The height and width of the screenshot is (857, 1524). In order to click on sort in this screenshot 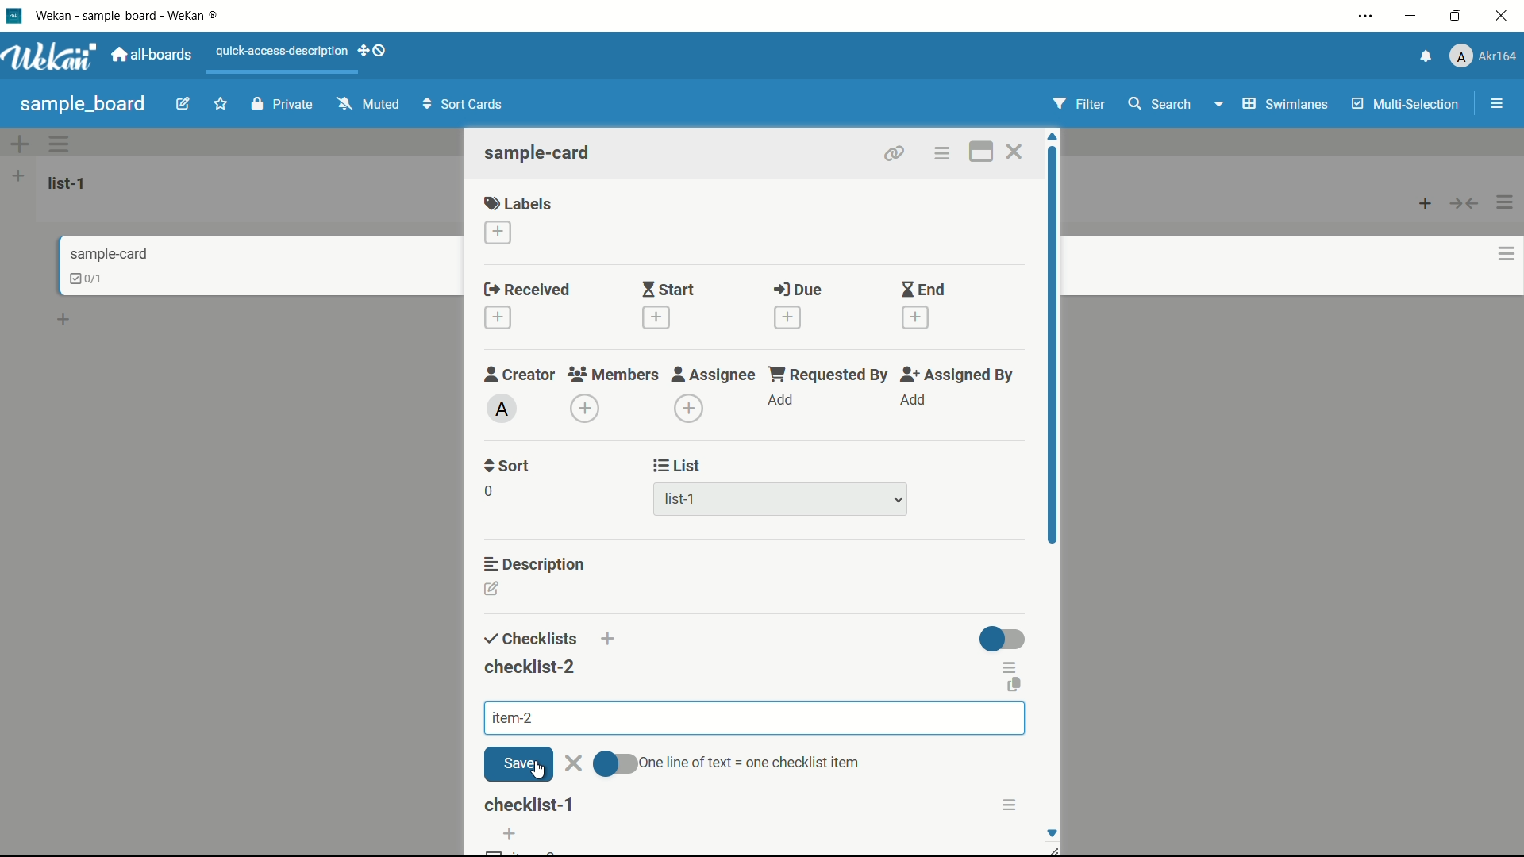, I will do `click(508, 466)`.